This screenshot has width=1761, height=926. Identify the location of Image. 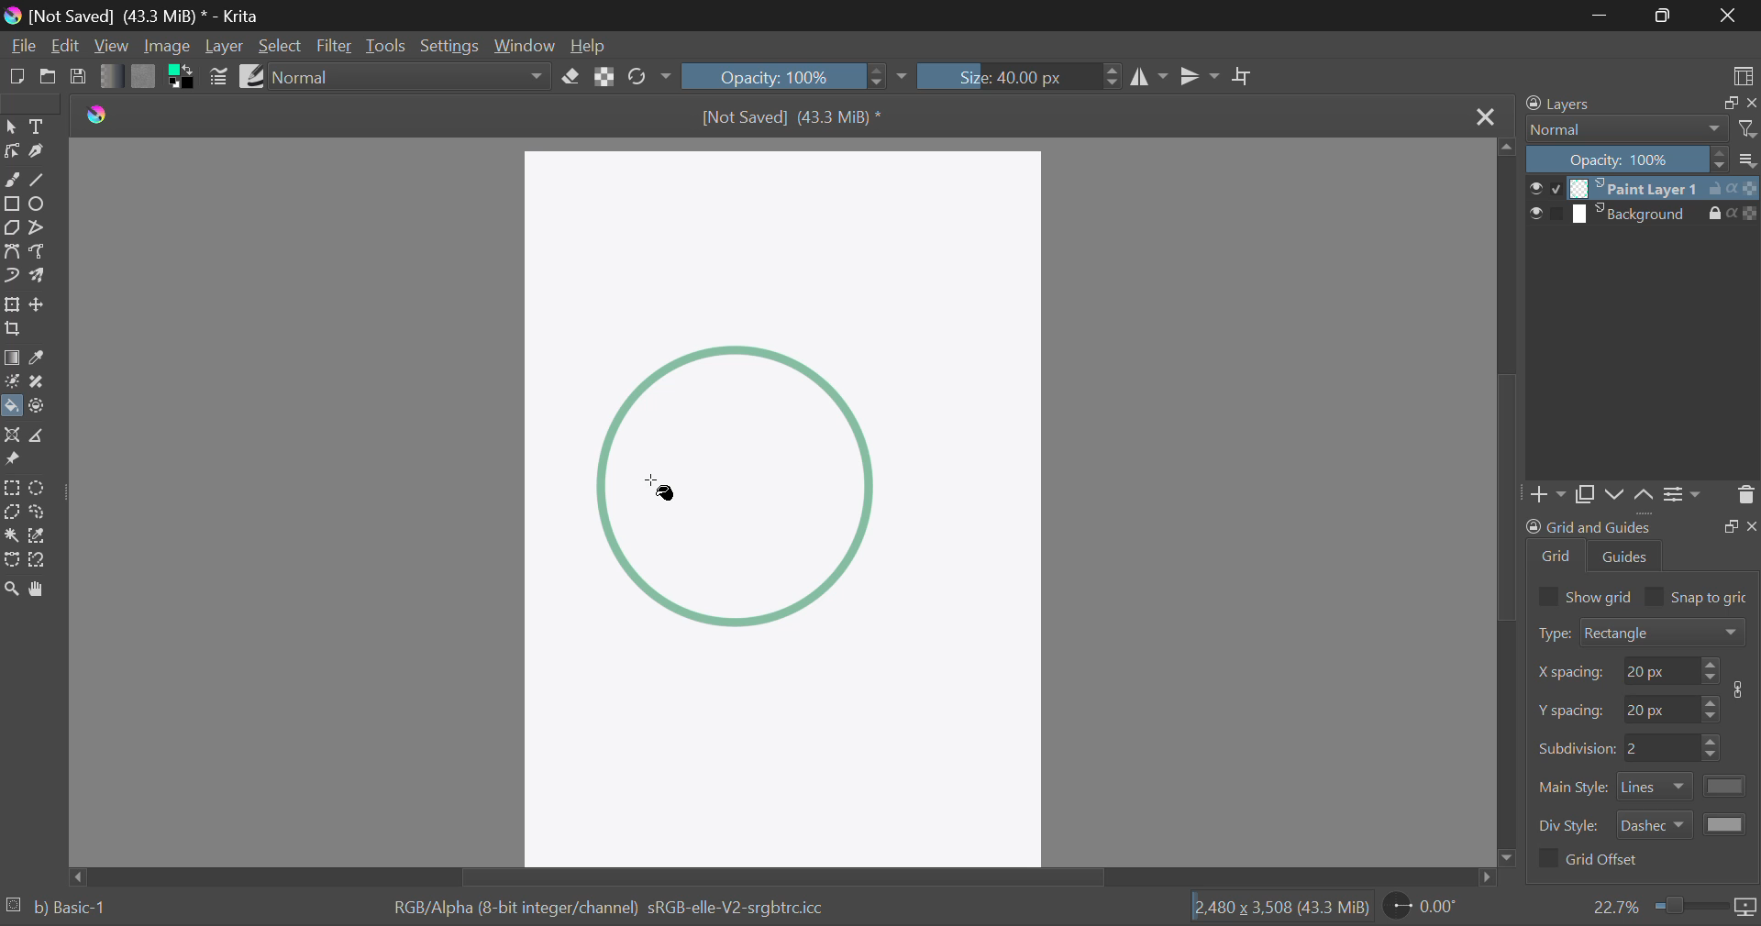
(164, 47).